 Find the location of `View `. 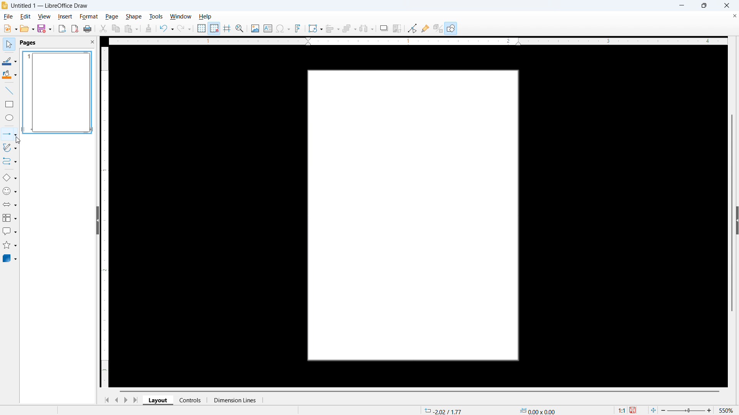

View  is located at coordinates (45, 17).